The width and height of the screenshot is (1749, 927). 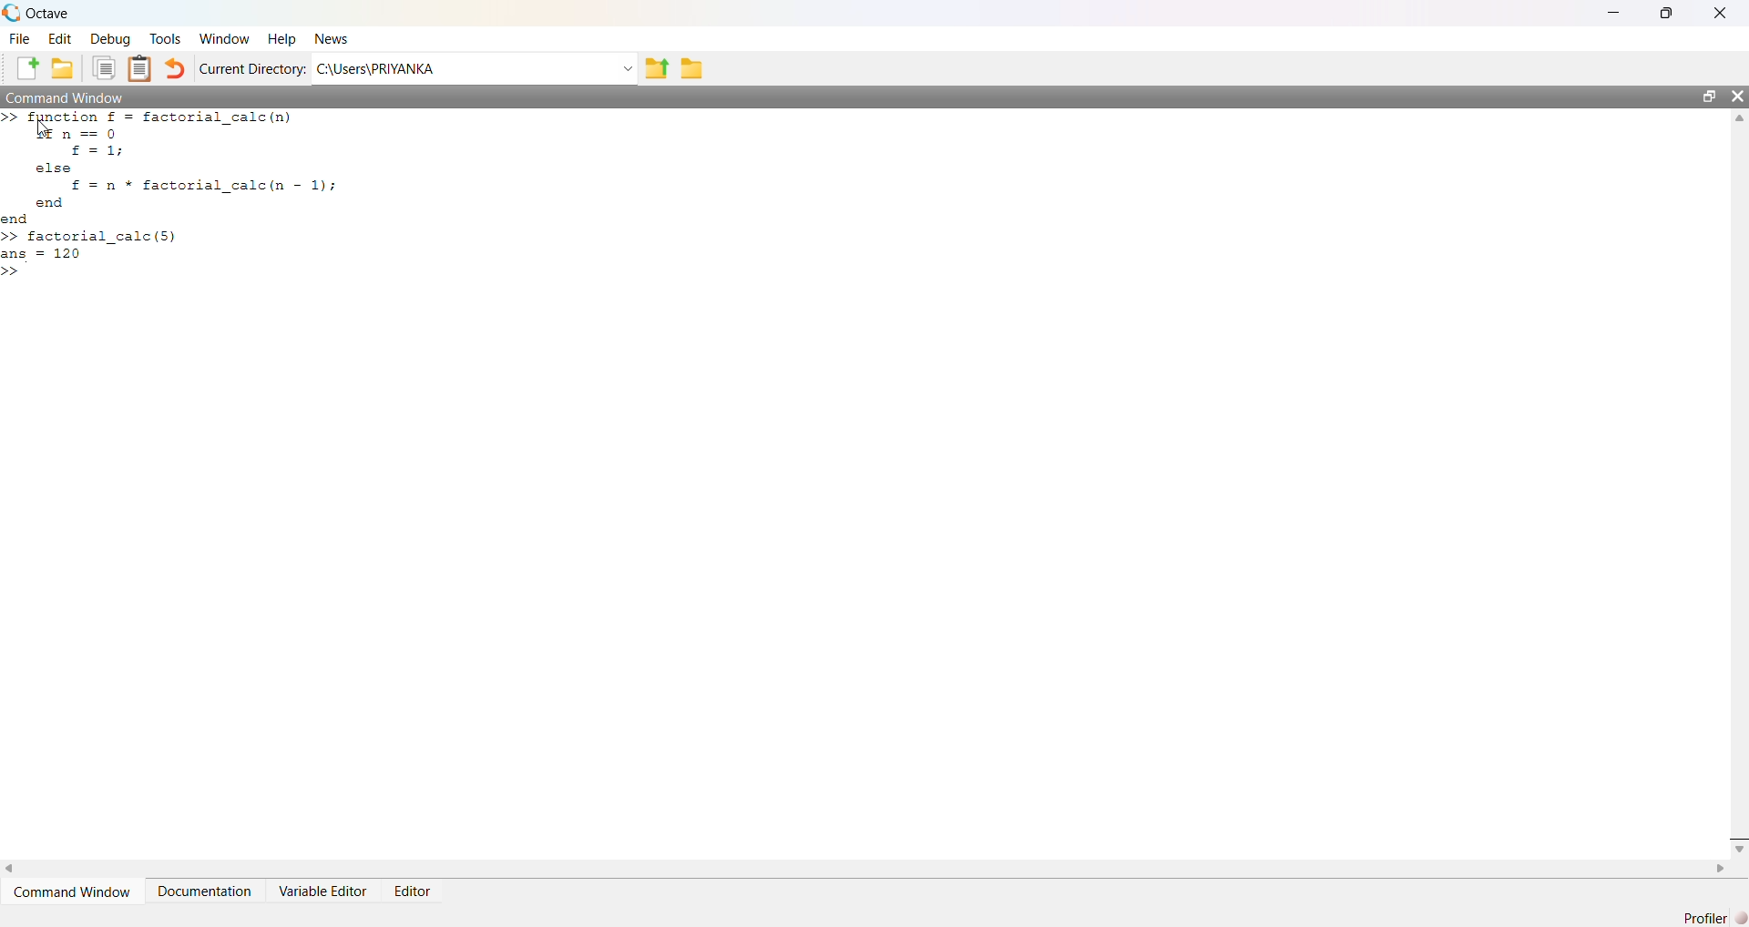 I want to click on maximise, so click(x=1671, y=11).